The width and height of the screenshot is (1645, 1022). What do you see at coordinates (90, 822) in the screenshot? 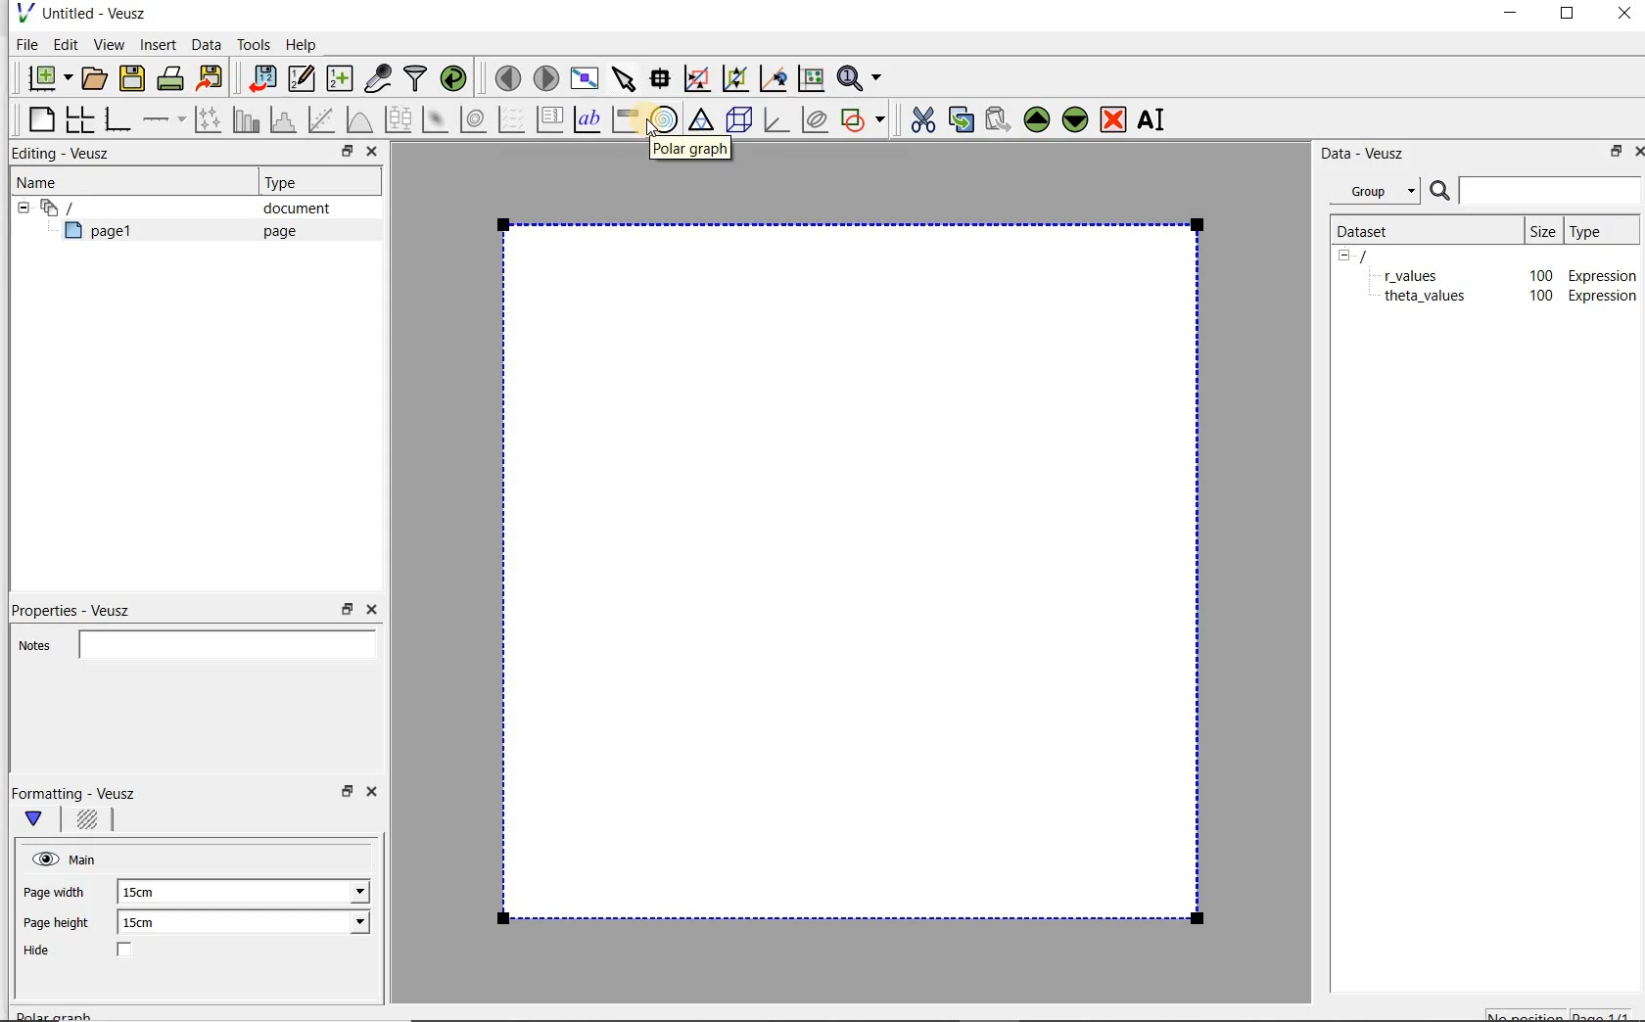
I see `Background` at bounding box center [90, 822].